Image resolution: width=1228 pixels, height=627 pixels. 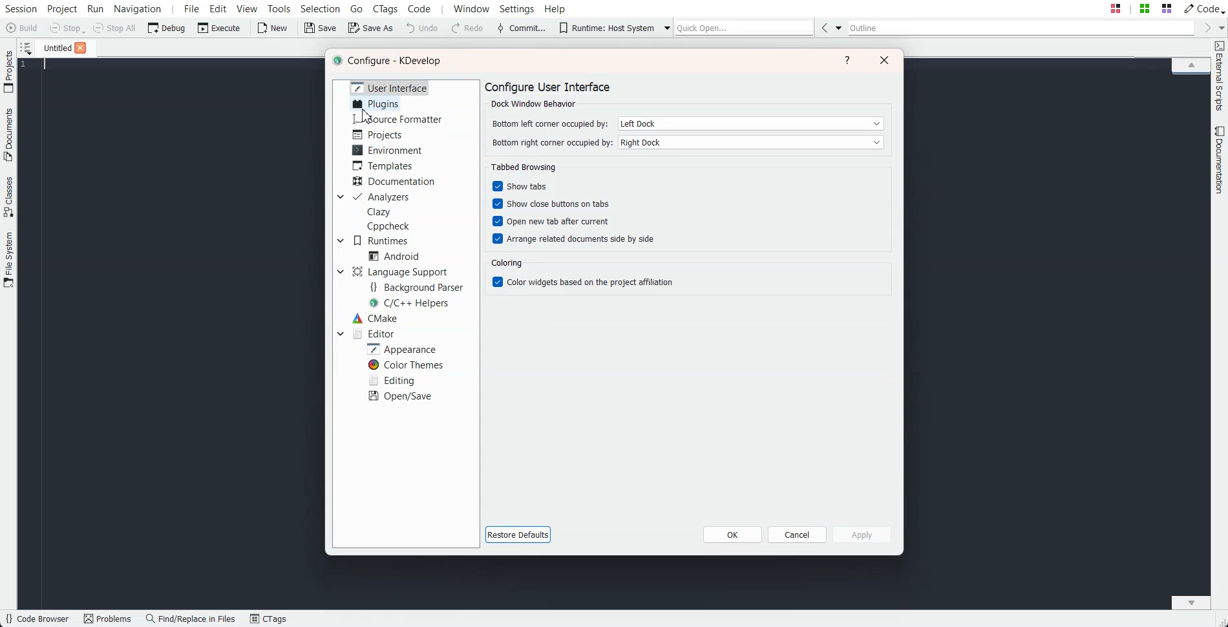 I want to click on Documentation, so click(x=396, y=182).